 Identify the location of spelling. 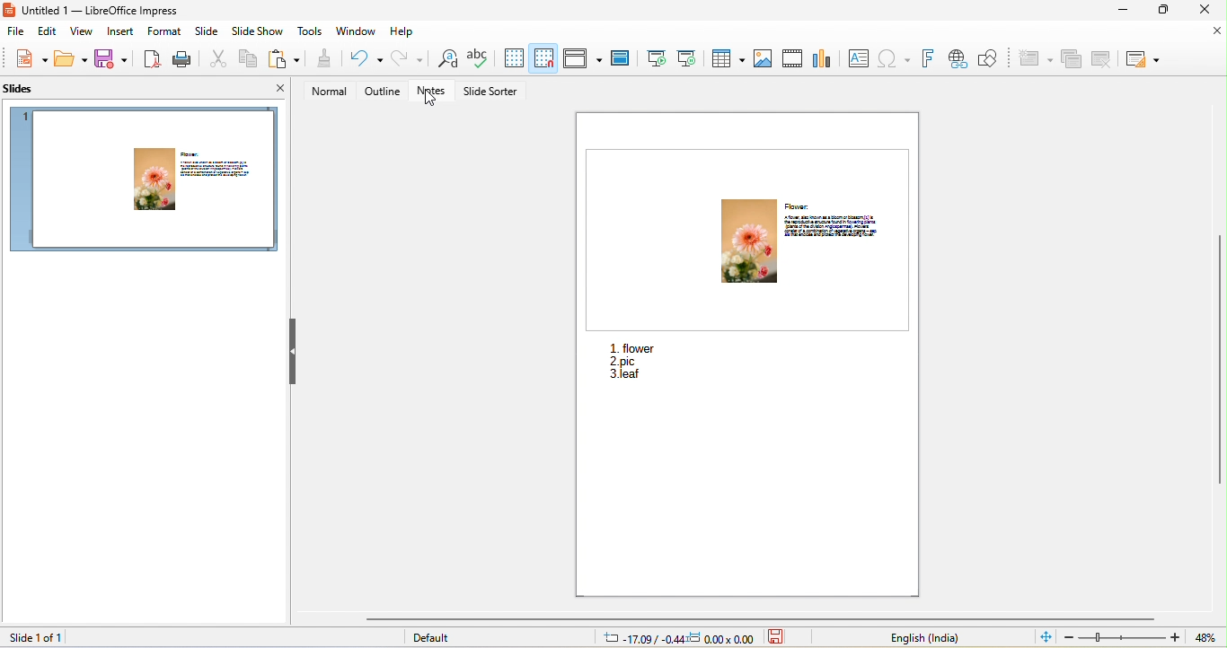
(477, 58).